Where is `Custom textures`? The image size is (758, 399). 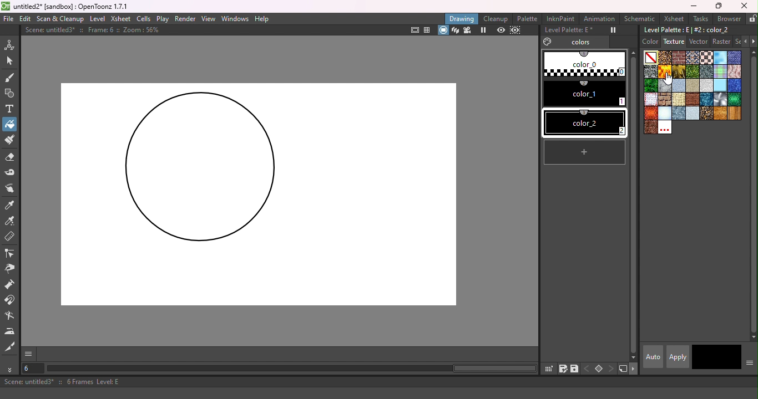
Custom textures is located at coordinates (665, 128).